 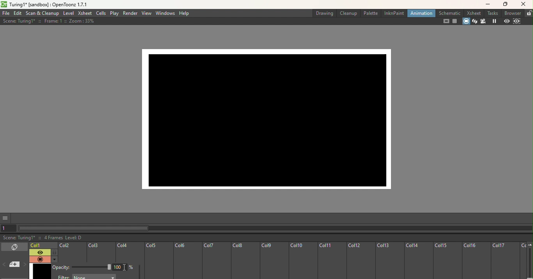 I want to click on InknPaint, so click(x=393, y=13).